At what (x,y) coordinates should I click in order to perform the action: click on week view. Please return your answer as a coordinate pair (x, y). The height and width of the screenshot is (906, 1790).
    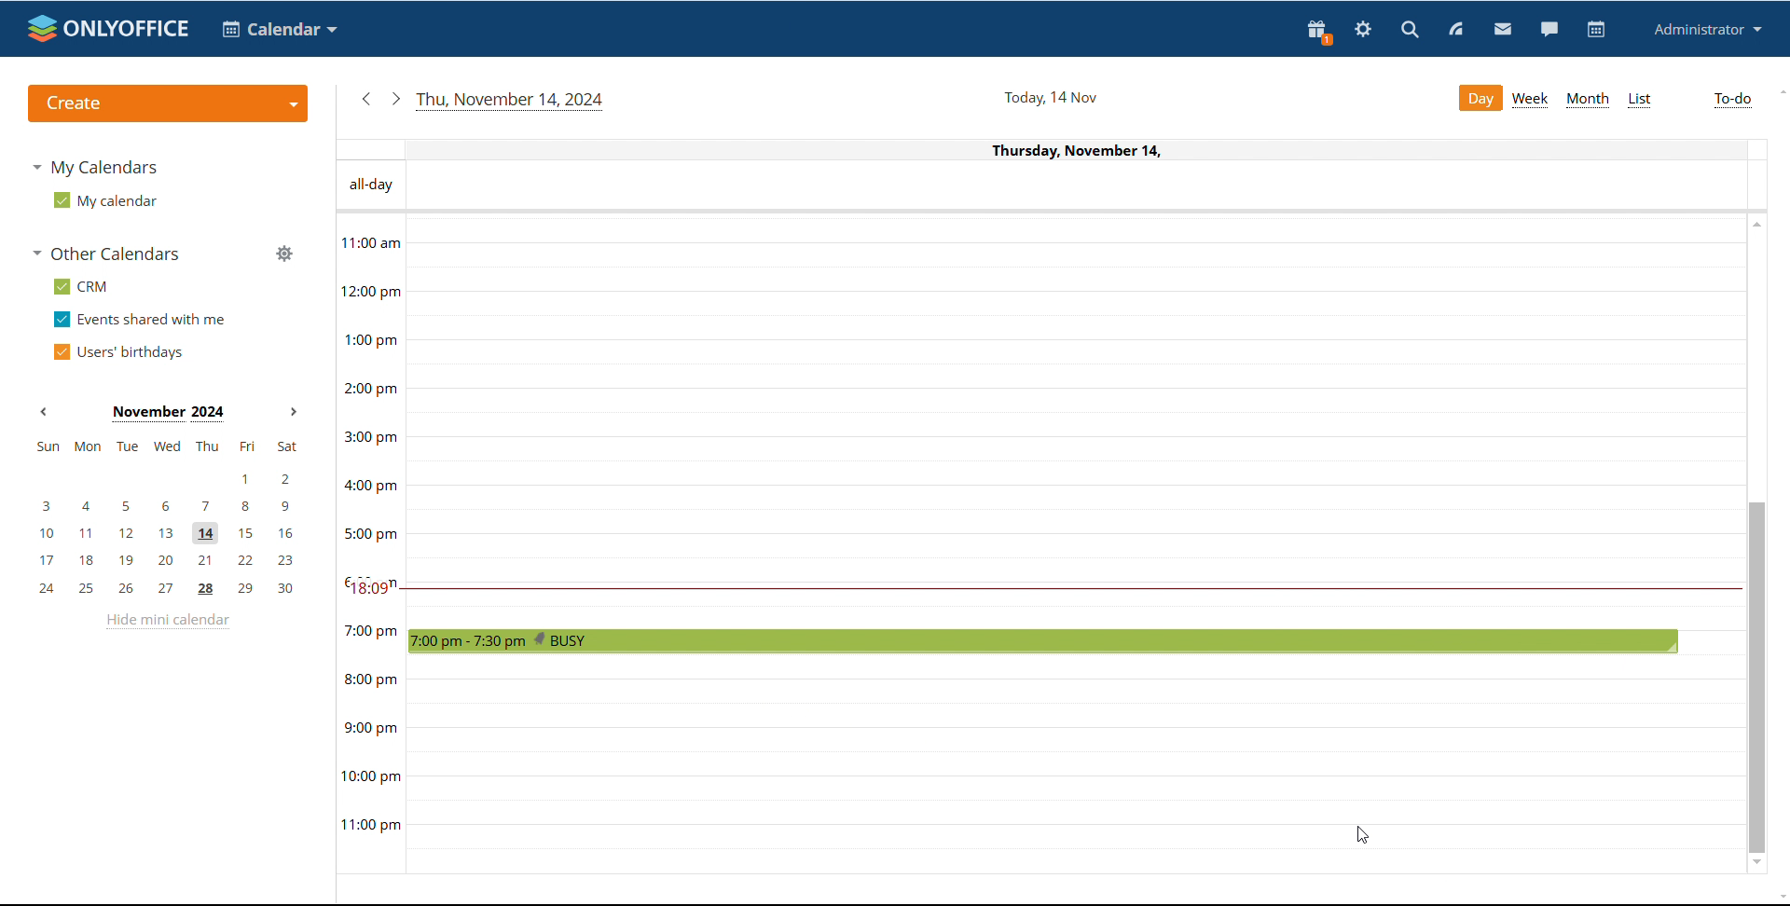
    Looking at the image, I should click on (1531, 99).